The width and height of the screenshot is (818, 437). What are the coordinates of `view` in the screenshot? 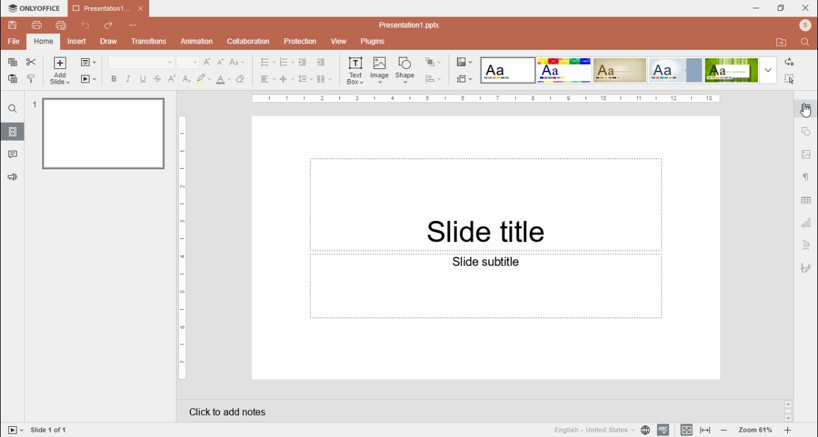 It's located at (339, 40).